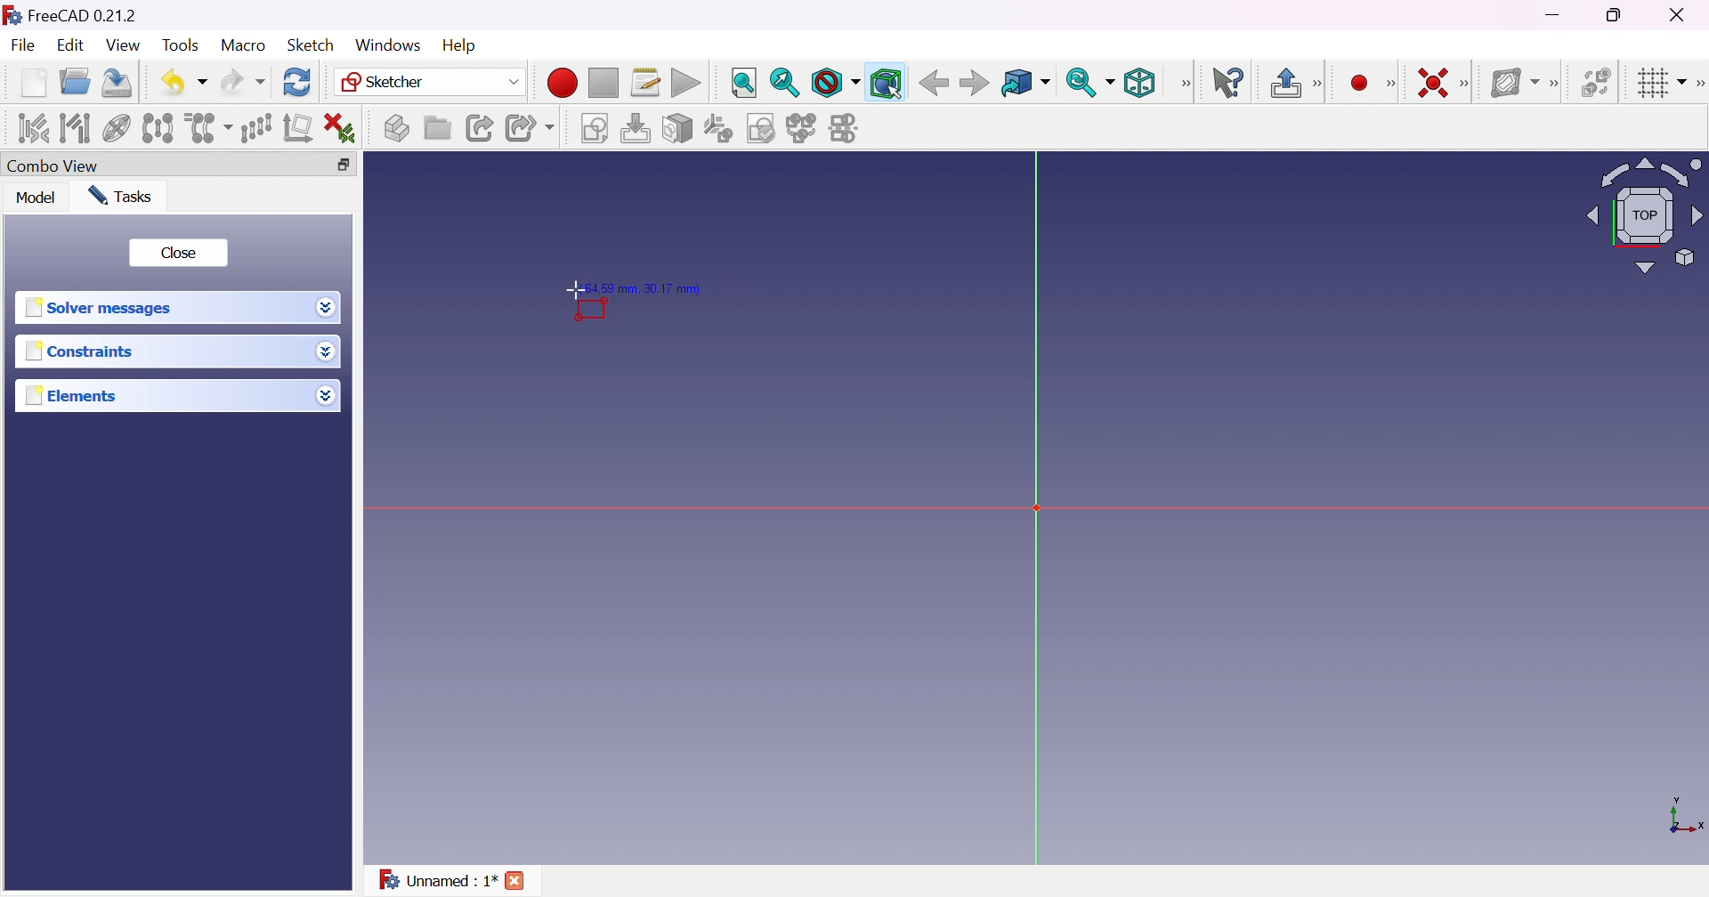  What do you see at coordinates (71, 397) in the screenshot?
I see `Elements` at bounding box center [71, 397].